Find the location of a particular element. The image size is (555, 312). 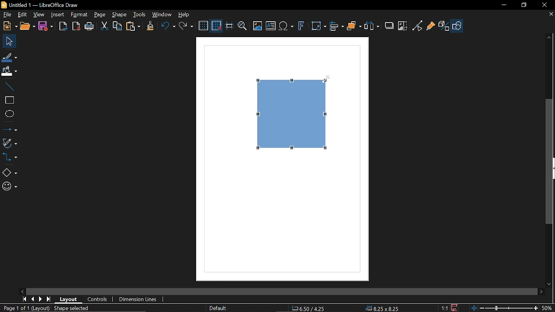

Layout is located at coordinates (68, 299).